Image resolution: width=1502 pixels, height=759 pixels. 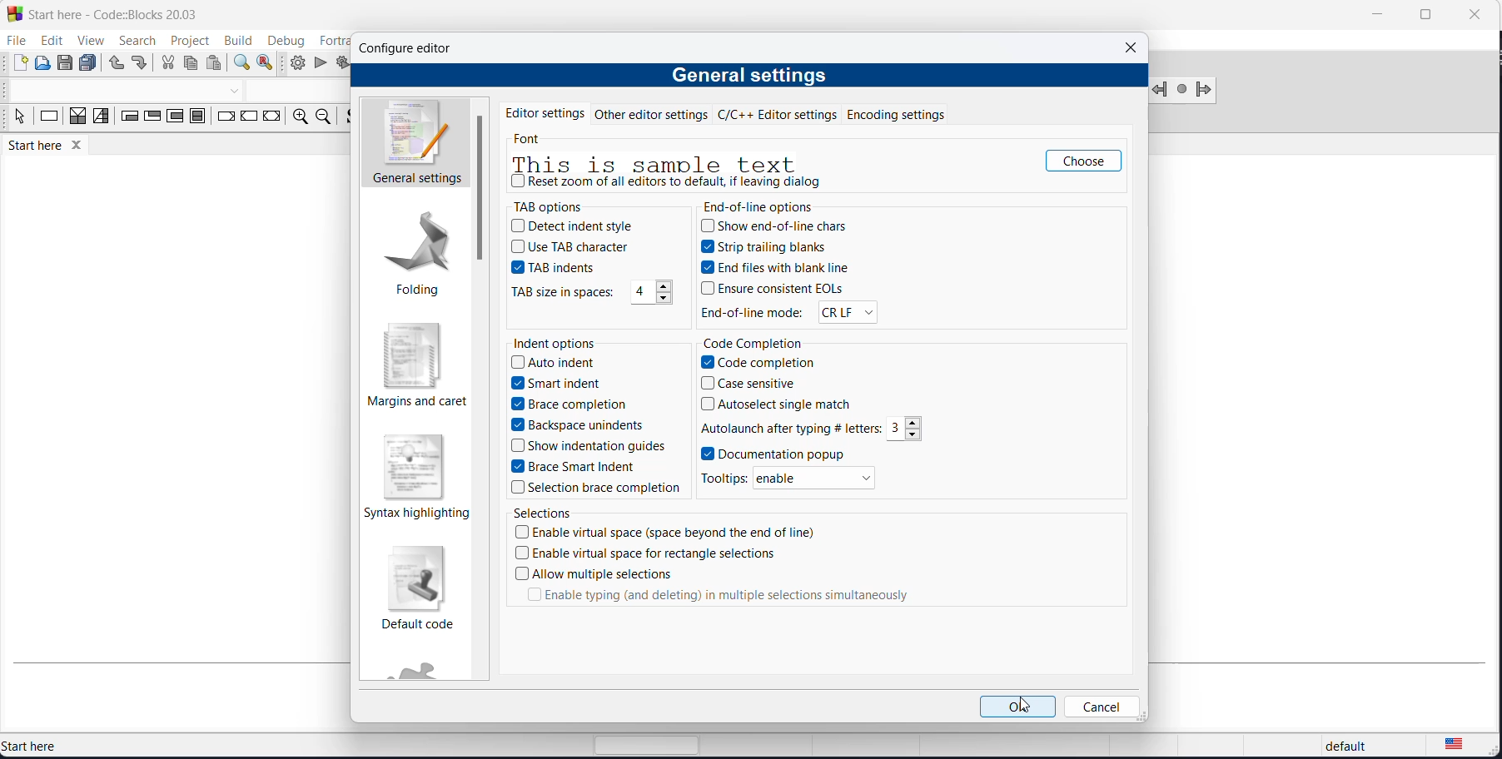 What do you see at coordinates (240, 63) in the screenshot?
I see `find` at bounding box center [240, 63].